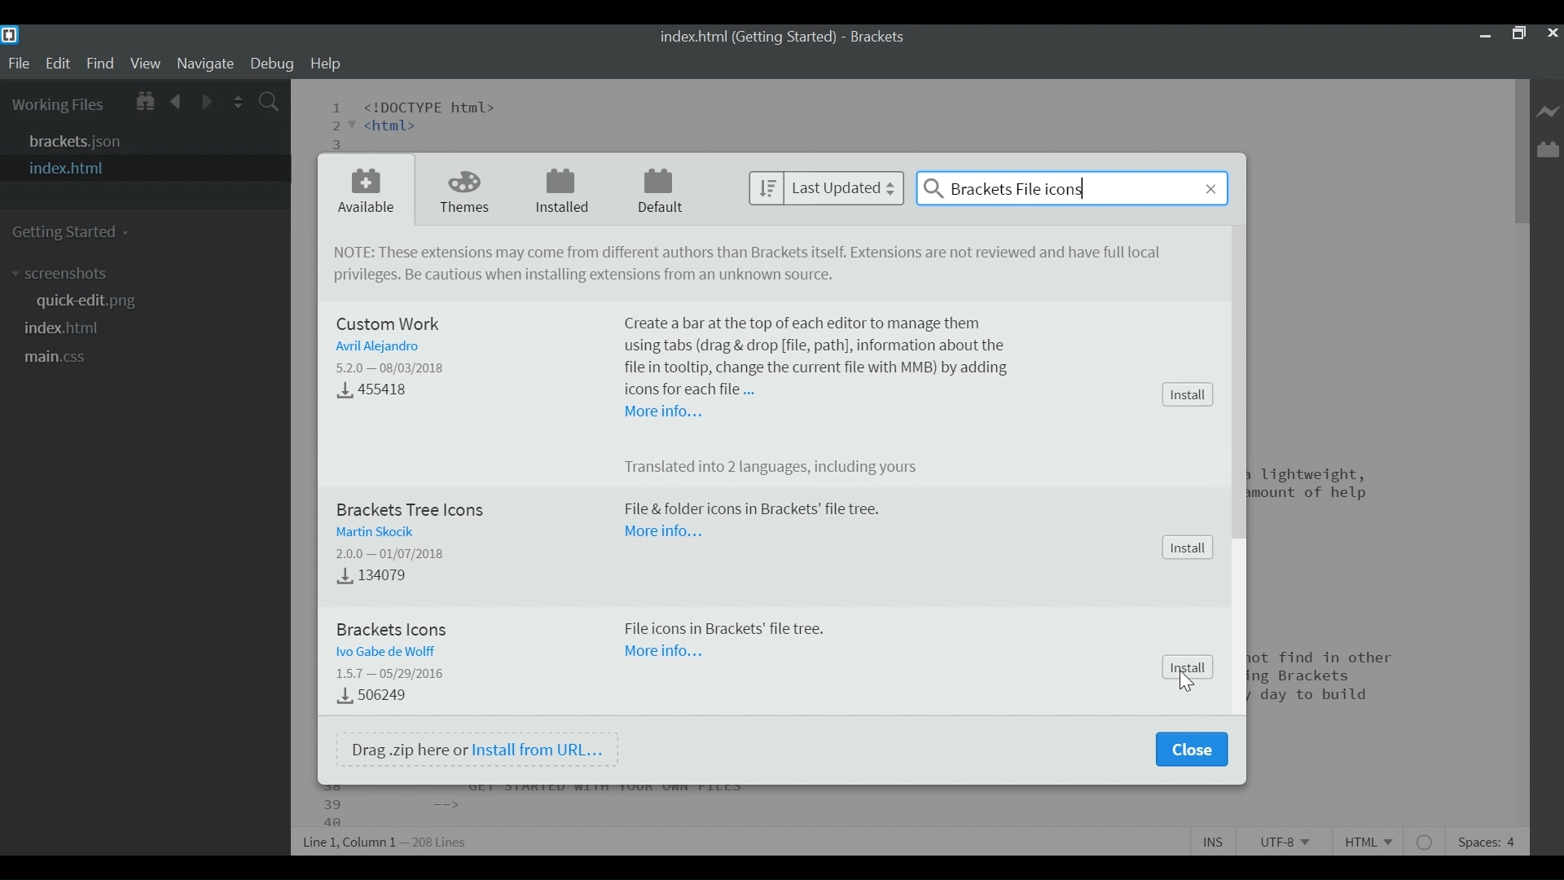 The width and height of the screenshot is (1564, 880). I want to click on Version - Release Dtae, so click(392, 551).